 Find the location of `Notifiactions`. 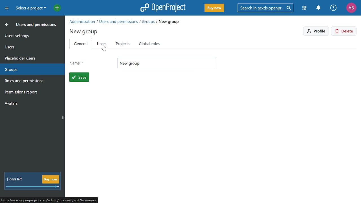

Notifiactions is located at coordinates (320, 8).